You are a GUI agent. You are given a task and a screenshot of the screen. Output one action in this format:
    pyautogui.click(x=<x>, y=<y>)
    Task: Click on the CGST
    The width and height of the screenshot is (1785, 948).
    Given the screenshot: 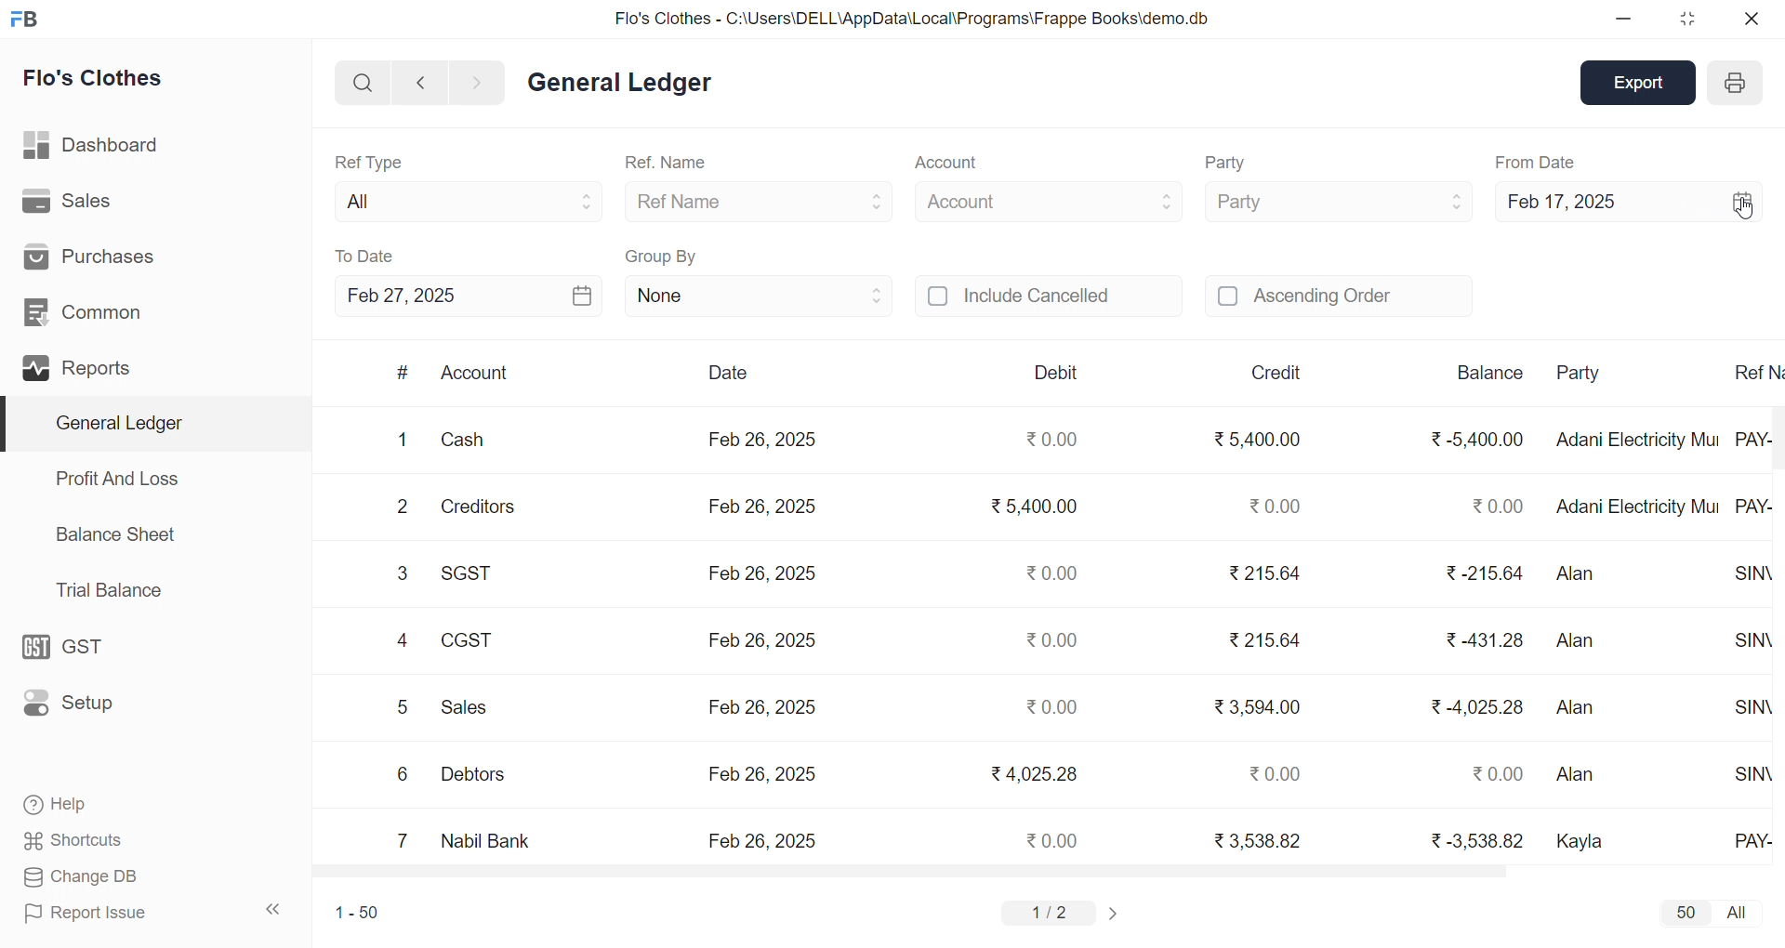 What is the action you would take?
    pyautogui.click(x=467, y=639)
    